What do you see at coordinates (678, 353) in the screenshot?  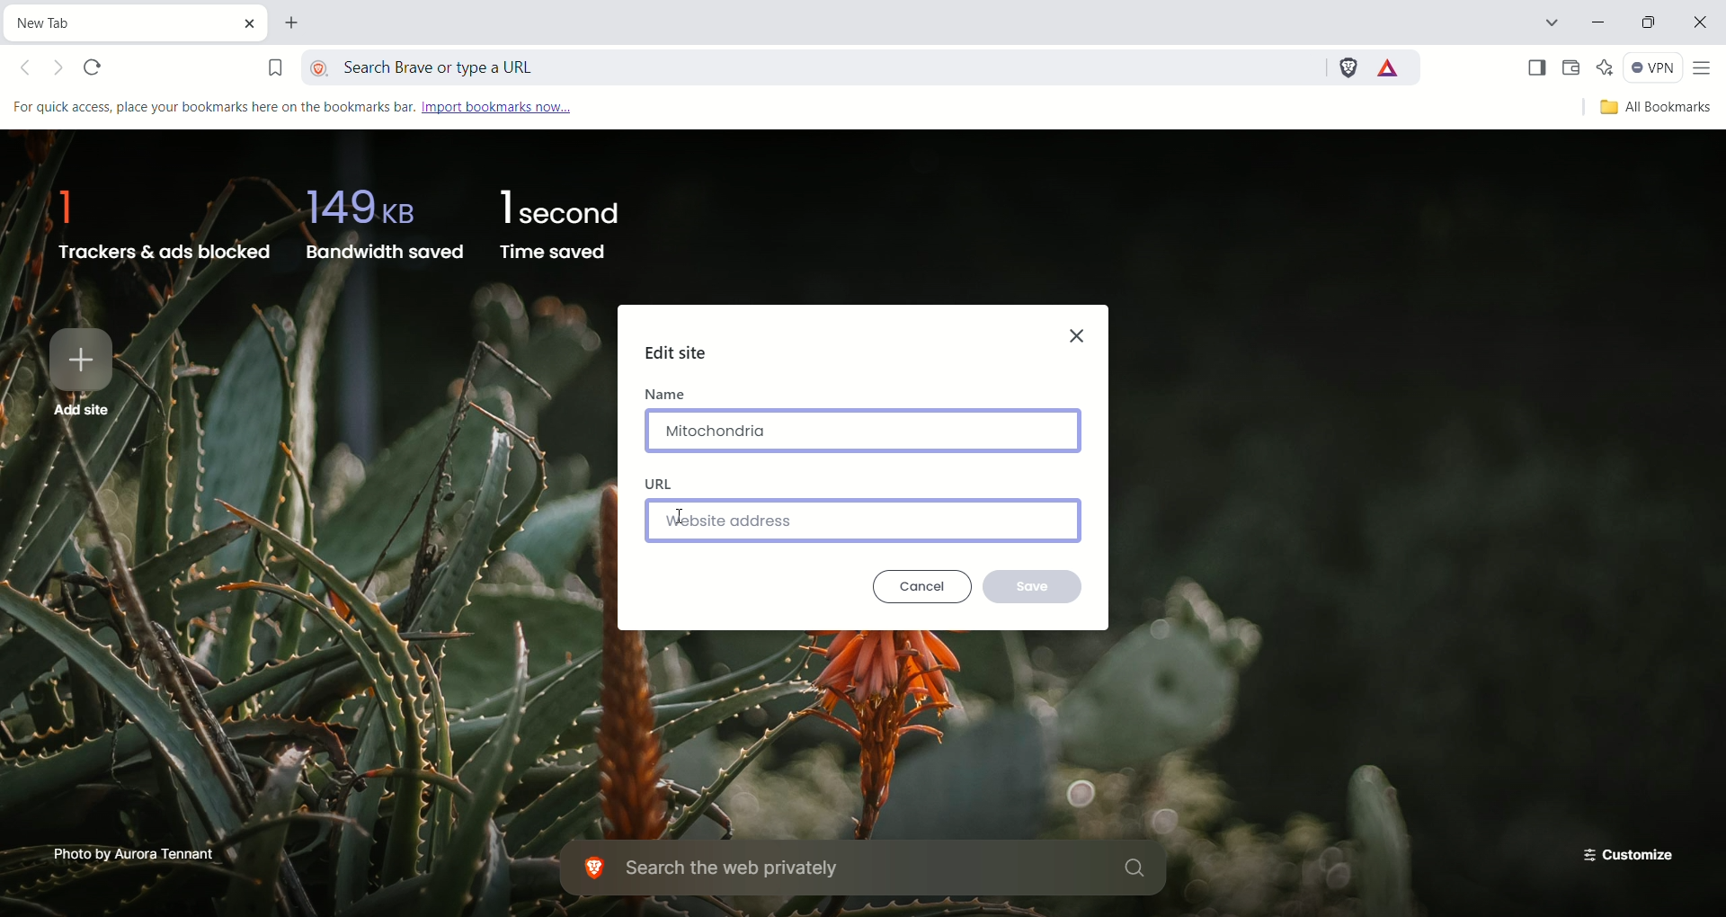 I see `edit site` at bounding box center [678, 353].